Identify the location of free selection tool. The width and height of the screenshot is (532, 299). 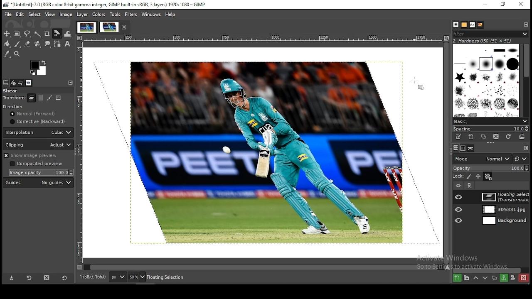
(27, 34).